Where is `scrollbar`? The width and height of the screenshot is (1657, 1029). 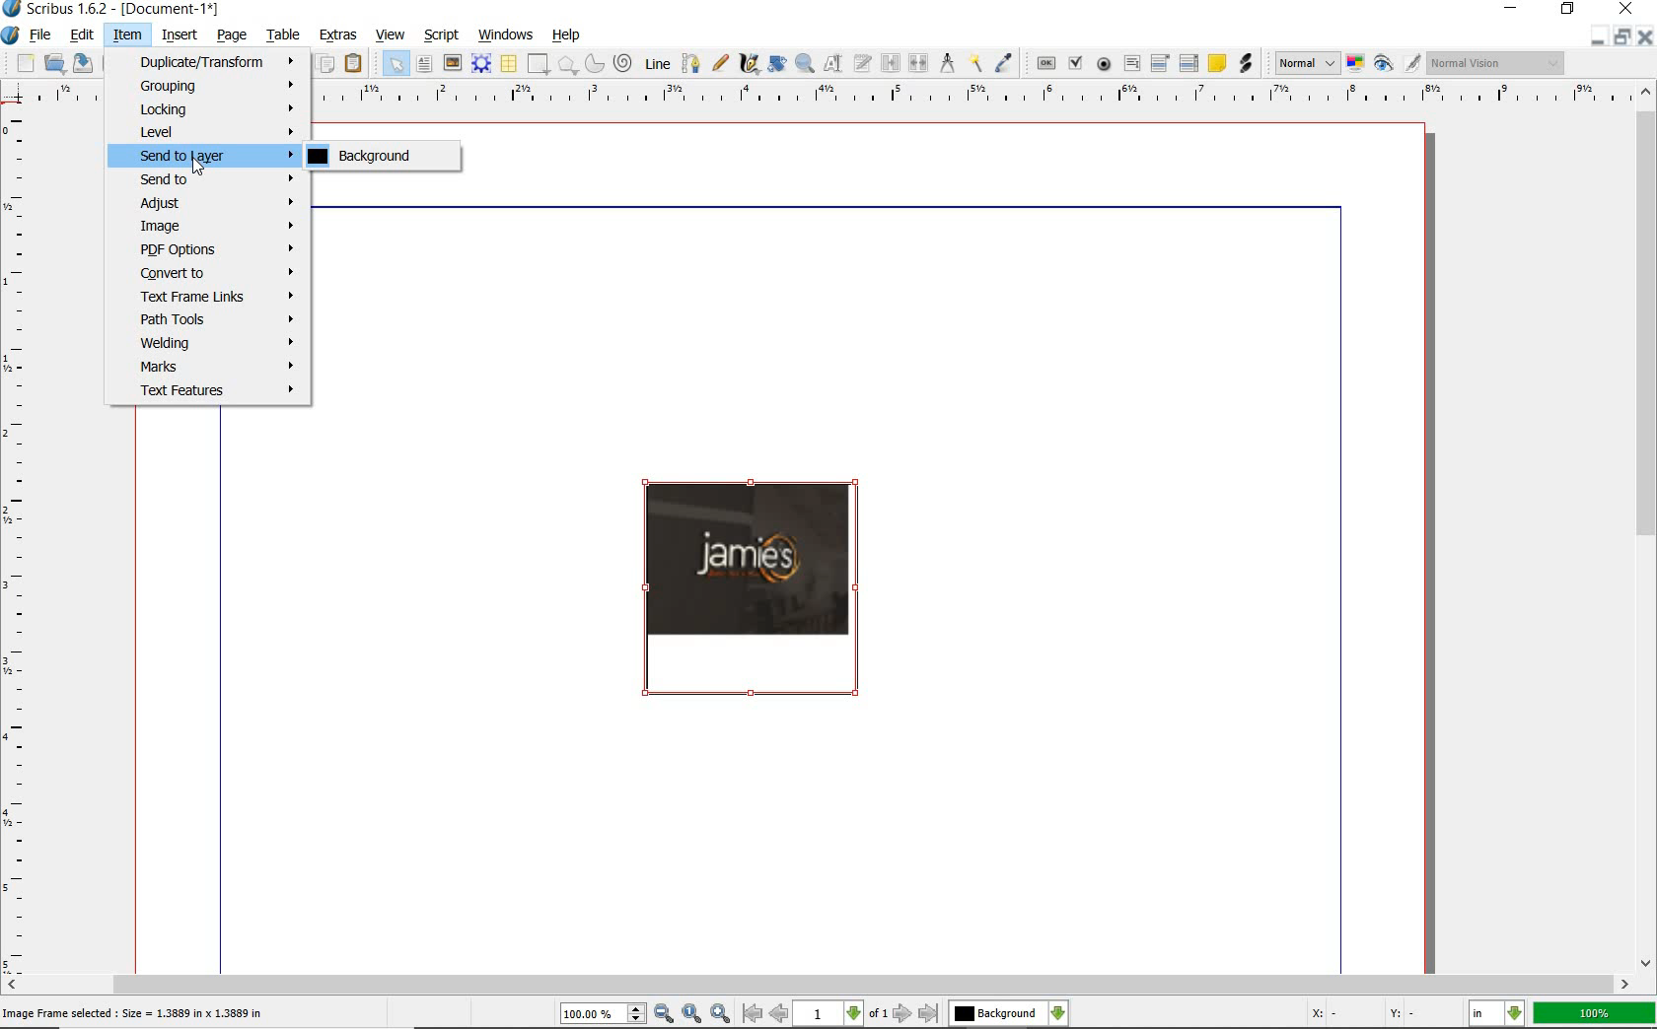
scrollbar is located at coordinates (1647, 527).